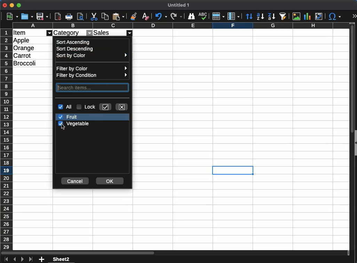  What do you see at coordinates (24, 48) in the screenshot?
I see `orange` at bounding box center [24, 48].